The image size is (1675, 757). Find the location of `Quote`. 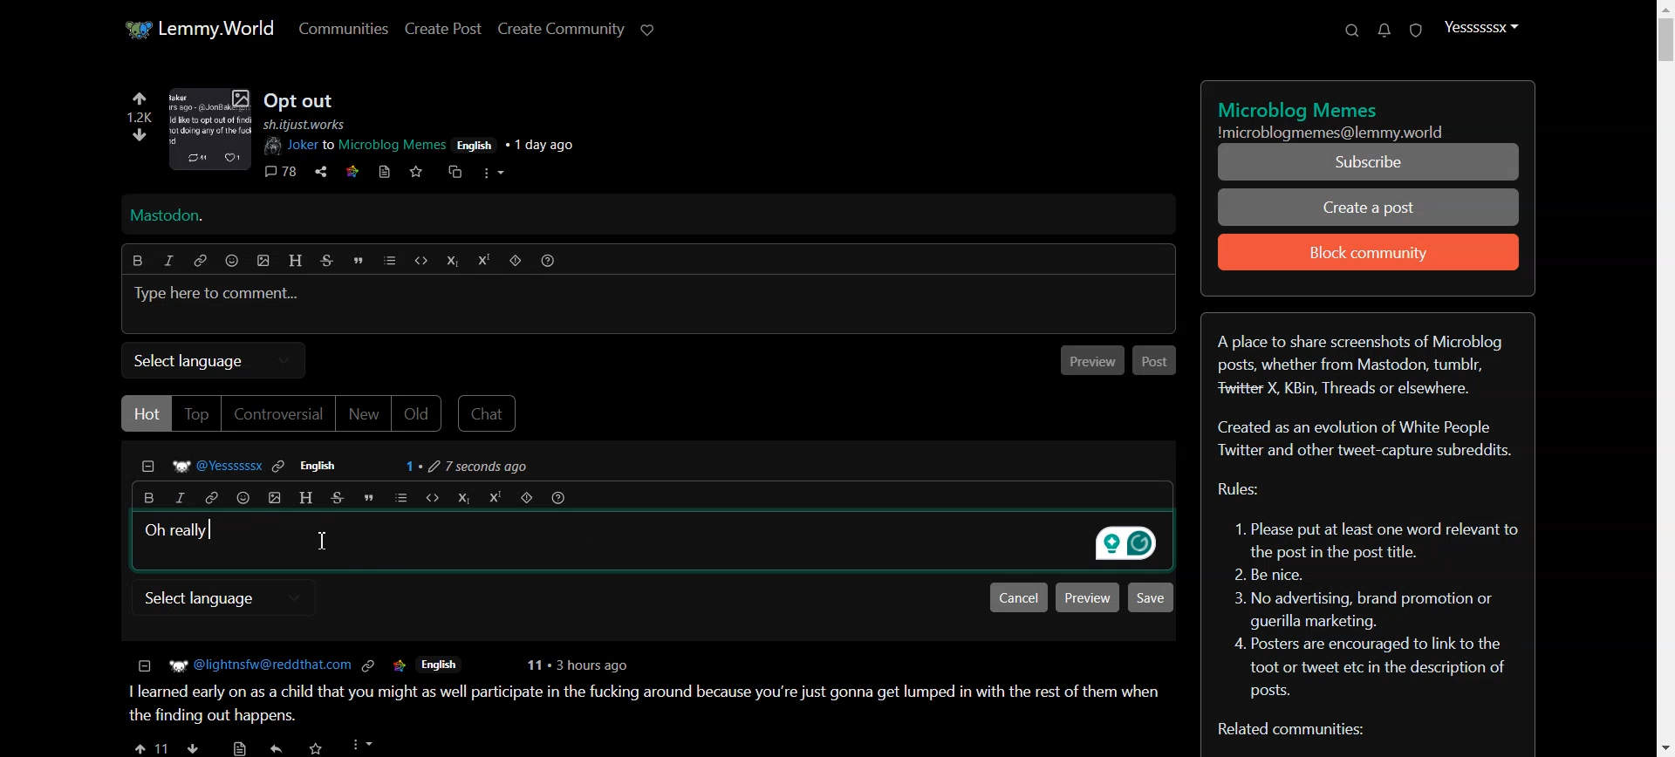

Quote is located at coordinates (366, 497).